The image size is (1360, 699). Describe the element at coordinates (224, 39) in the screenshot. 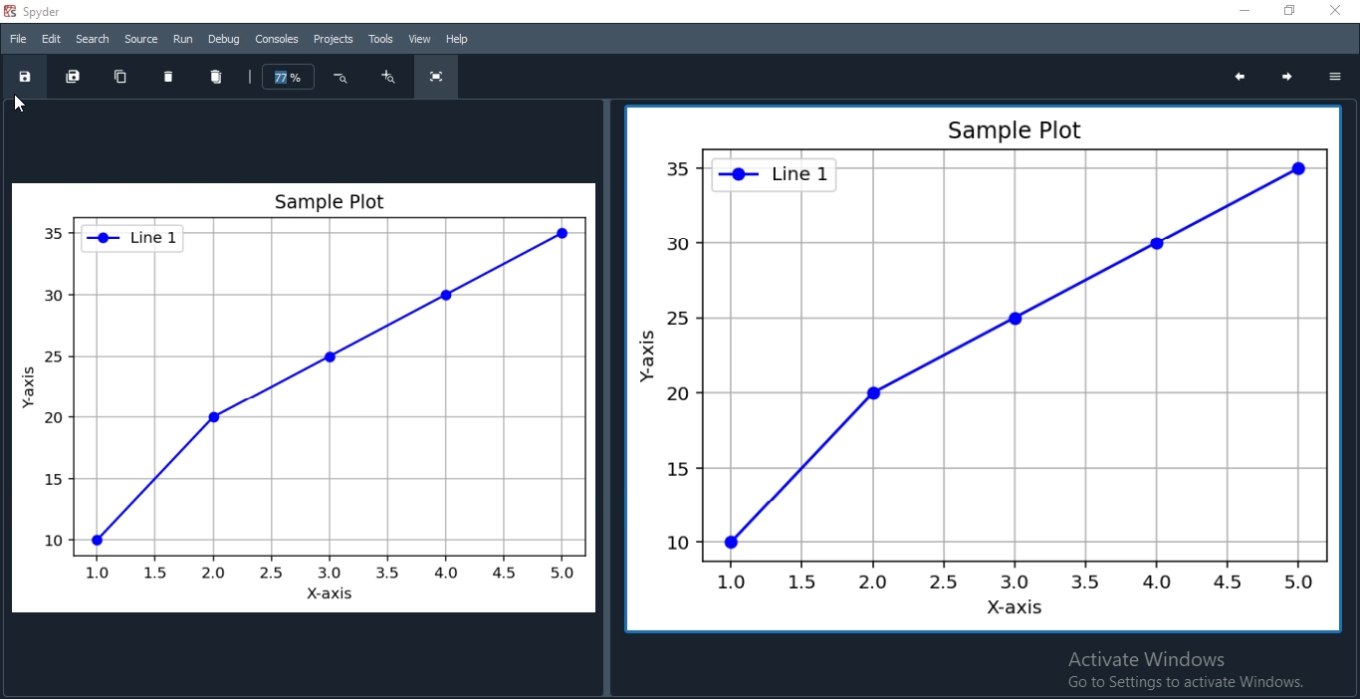

I see `Debug` at that location.